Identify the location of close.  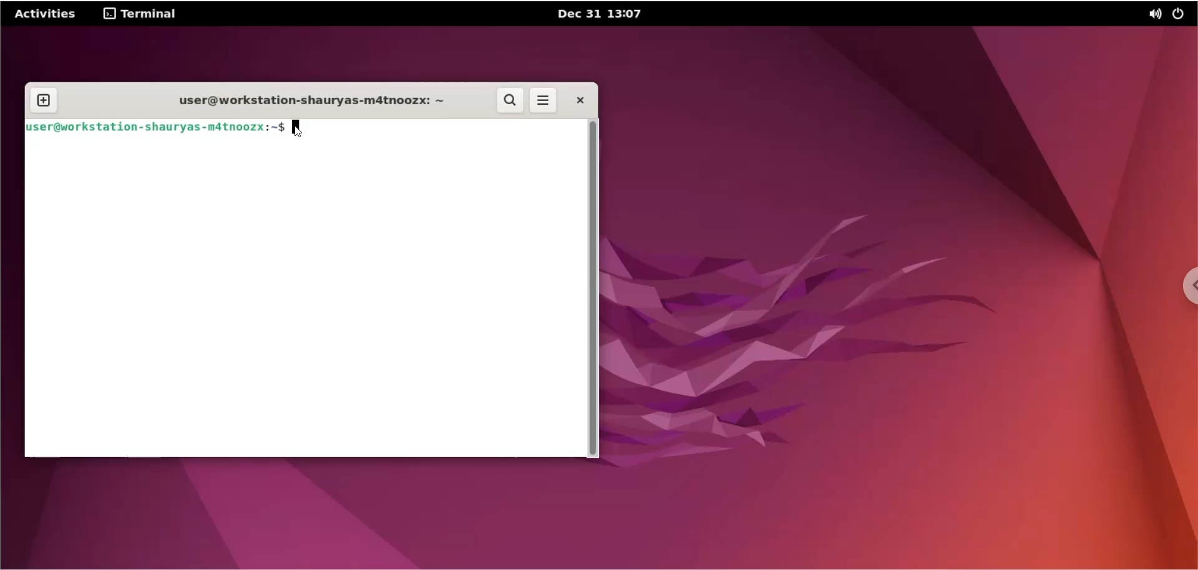
(576, 100).